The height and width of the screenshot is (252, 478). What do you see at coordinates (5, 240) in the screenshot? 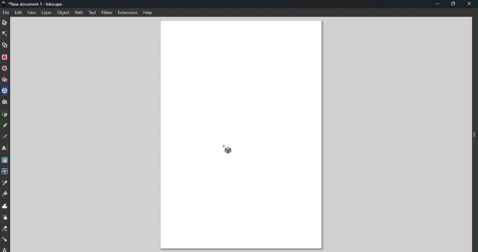
I see `Connector tool` at bounding box center [5, 240].